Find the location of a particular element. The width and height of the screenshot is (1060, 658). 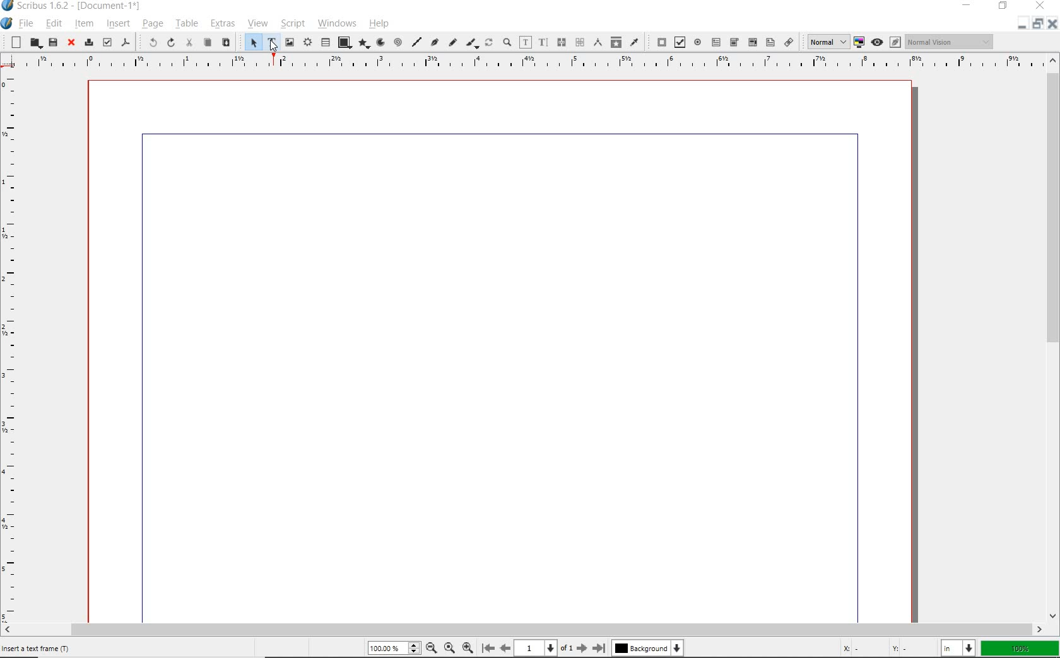

text frame is located at coordinates (269, 42).